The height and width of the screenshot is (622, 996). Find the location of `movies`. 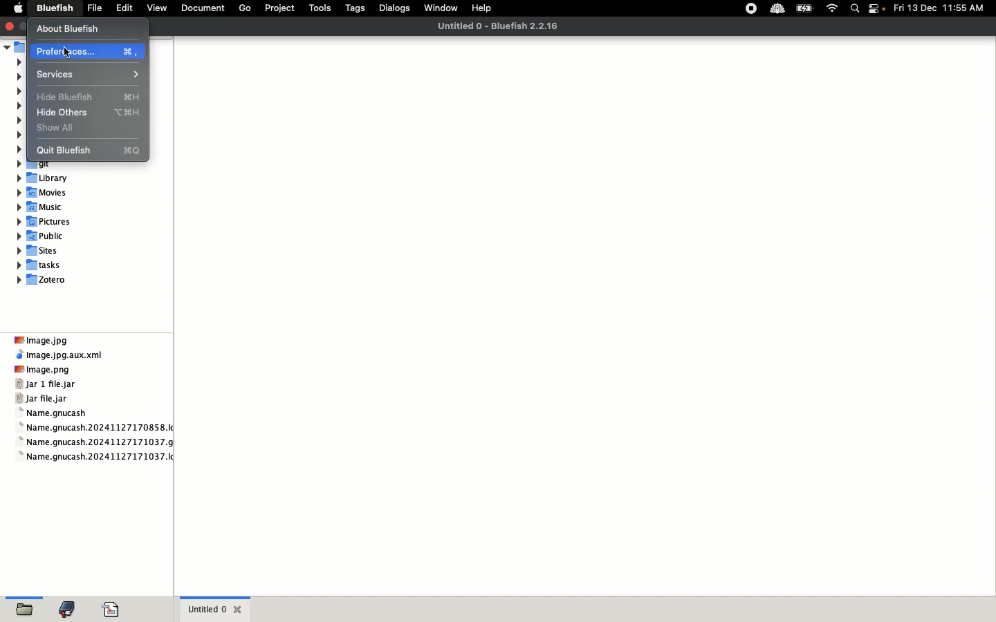

movies is located at coordinates (44, 193).